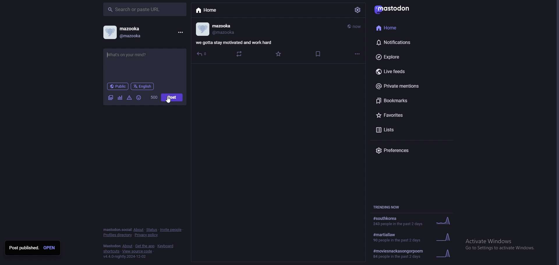 The image size is (559, 265). What do you see at coordinates (126, 257) in the screenshot?
I see `version` at bounding box center [126, 257].